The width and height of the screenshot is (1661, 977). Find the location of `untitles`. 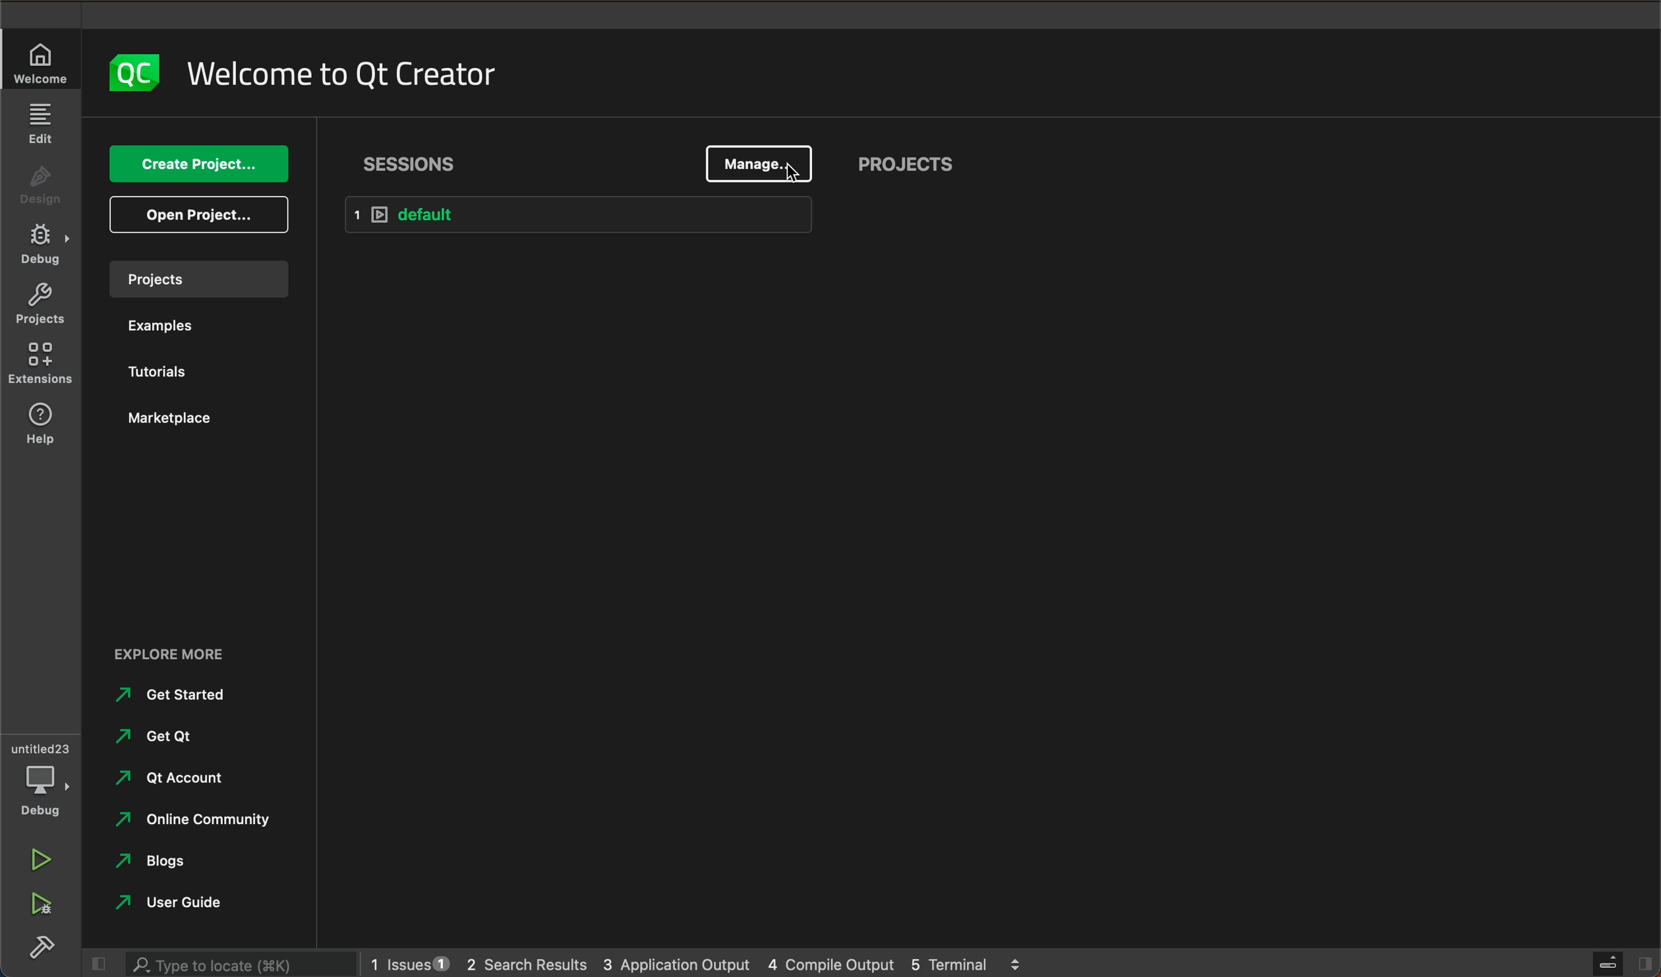

untitles is located at coordinates (44, 747).